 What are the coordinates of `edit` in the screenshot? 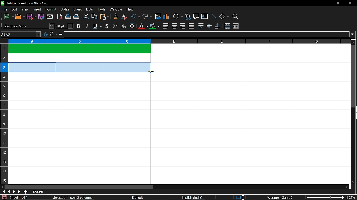 It's located at (13, 9).